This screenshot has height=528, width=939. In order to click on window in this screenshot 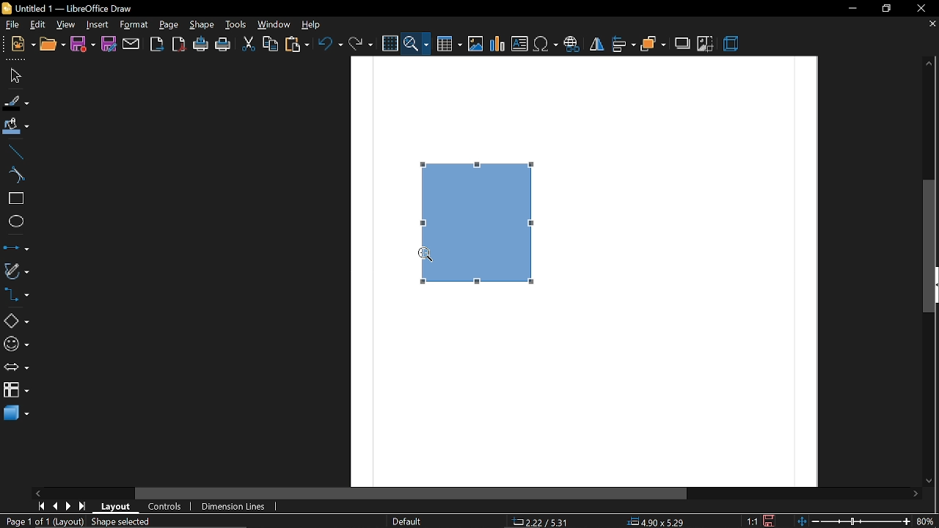, I will do `click(274, 25)`.